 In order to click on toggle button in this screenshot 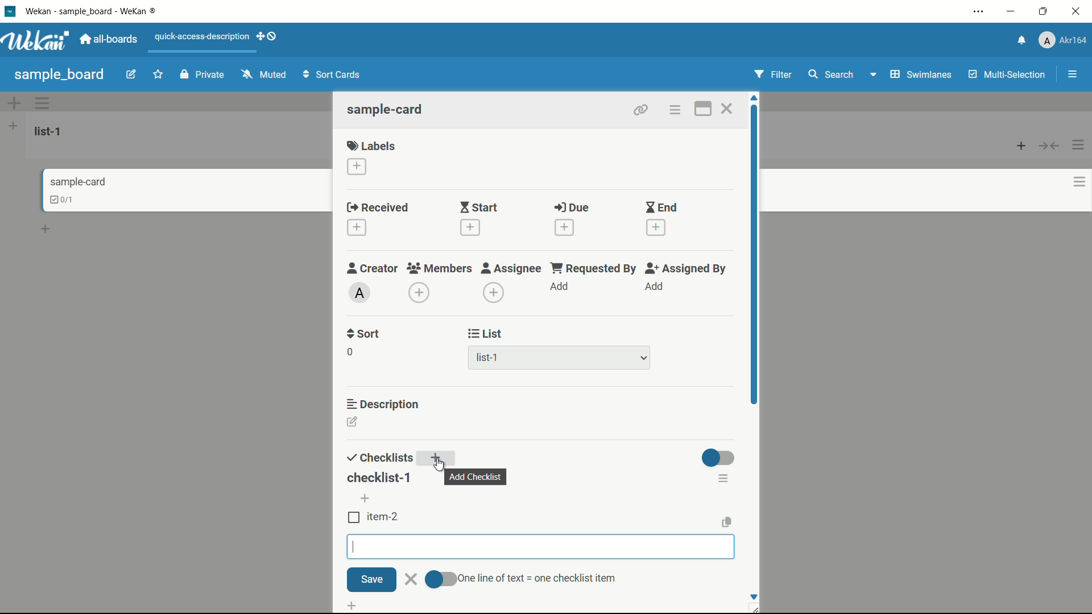, I will do `click(719, 458)`.